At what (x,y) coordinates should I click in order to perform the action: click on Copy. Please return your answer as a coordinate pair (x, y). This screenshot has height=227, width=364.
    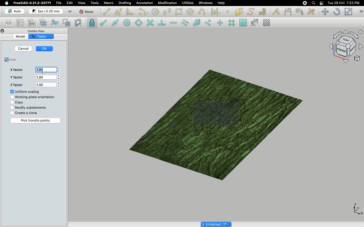
    Looking at the image, I should click on (16, 102).